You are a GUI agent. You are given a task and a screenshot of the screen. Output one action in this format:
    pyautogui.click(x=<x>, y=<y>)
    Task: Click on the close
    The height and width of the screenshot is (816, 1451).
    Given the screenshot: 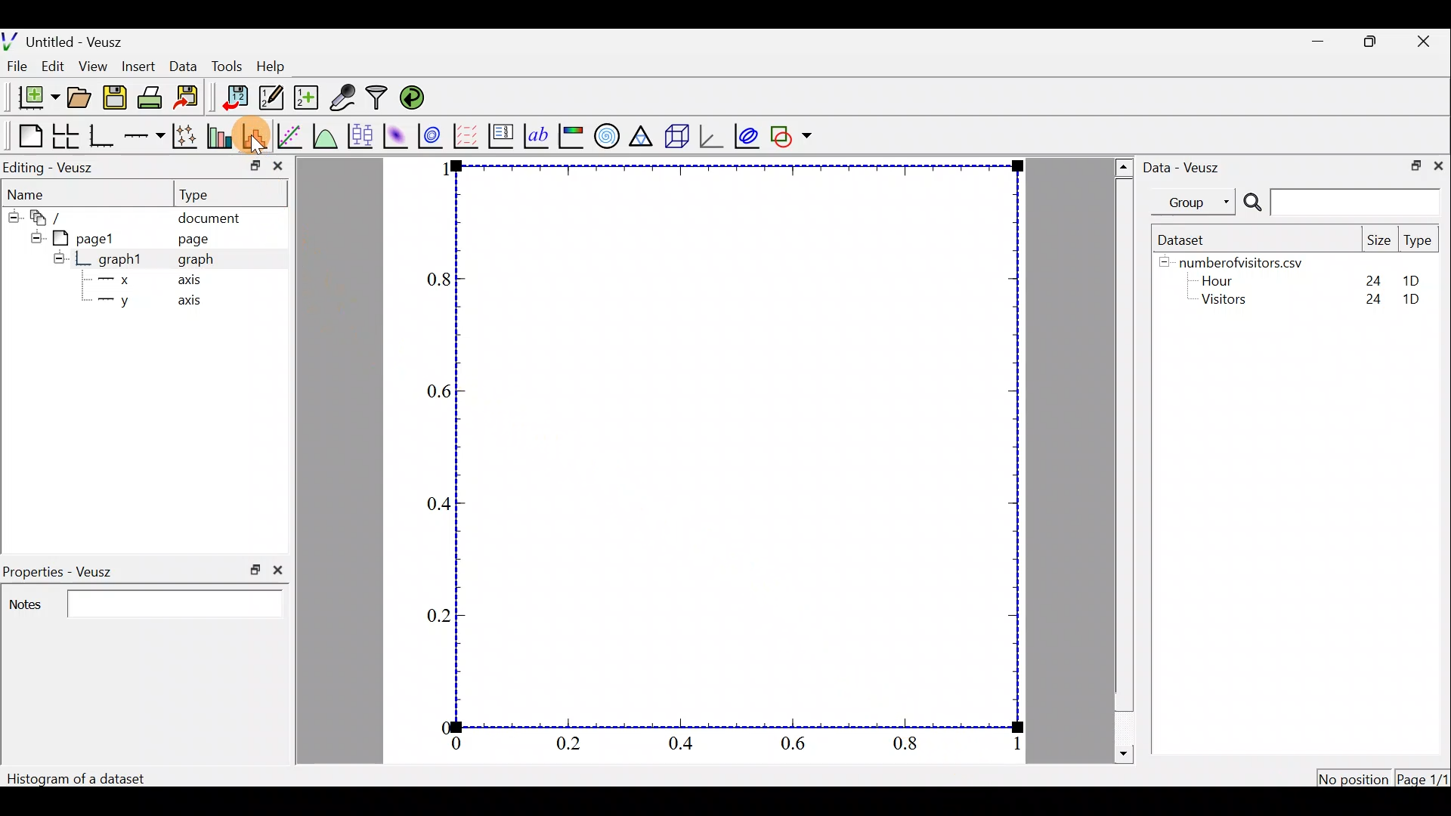 What is the action you would take?
    pyautogui.click(x=278, y=573)
    